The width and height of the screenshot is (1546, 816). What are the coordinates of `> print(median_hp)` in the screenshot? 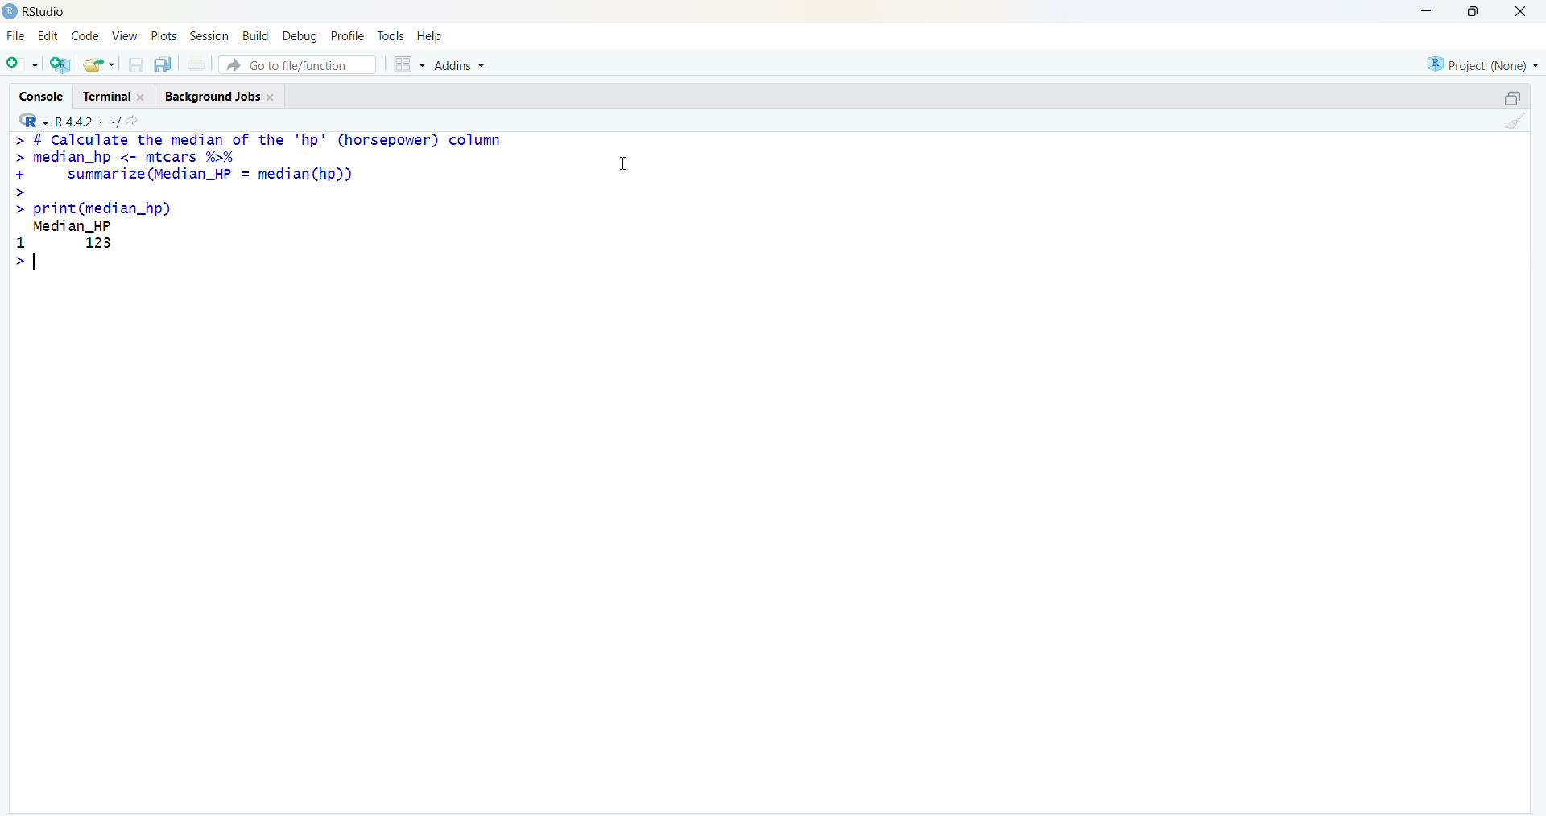 It's located at (94, 208).